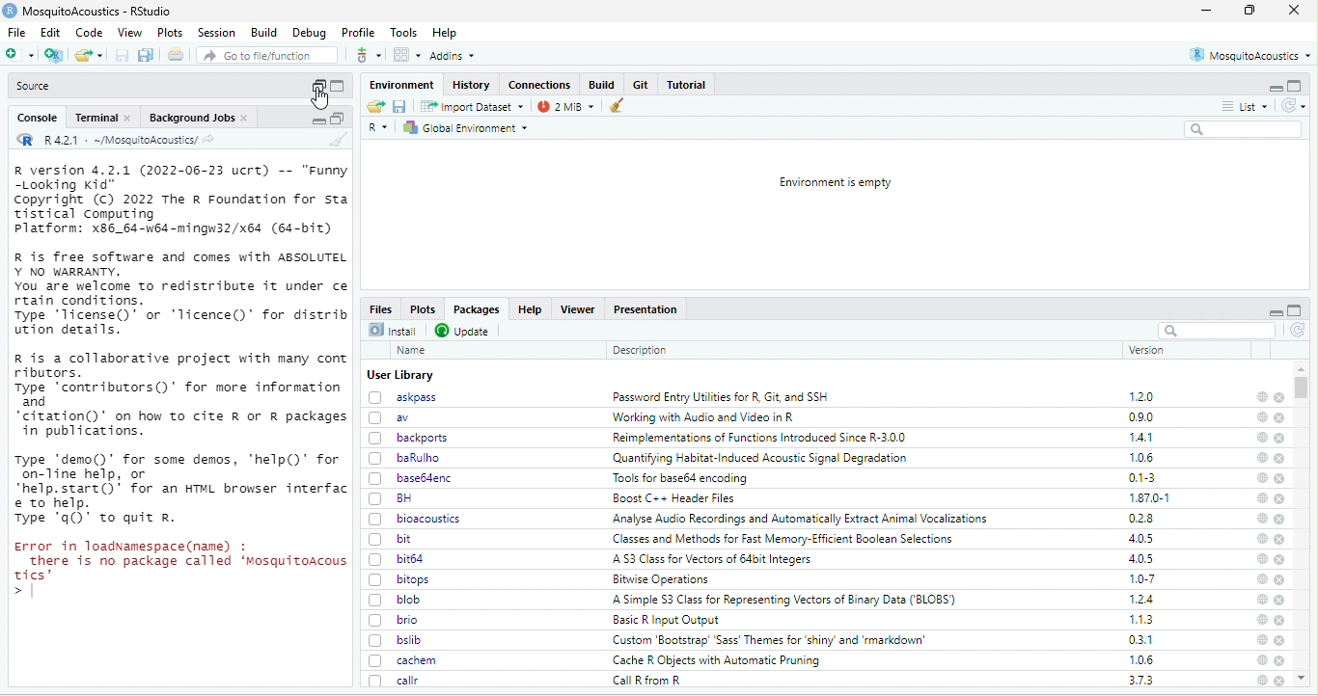  Describe the element at coordinates (10, 11) in the screenshot. I see `logo` at that location.